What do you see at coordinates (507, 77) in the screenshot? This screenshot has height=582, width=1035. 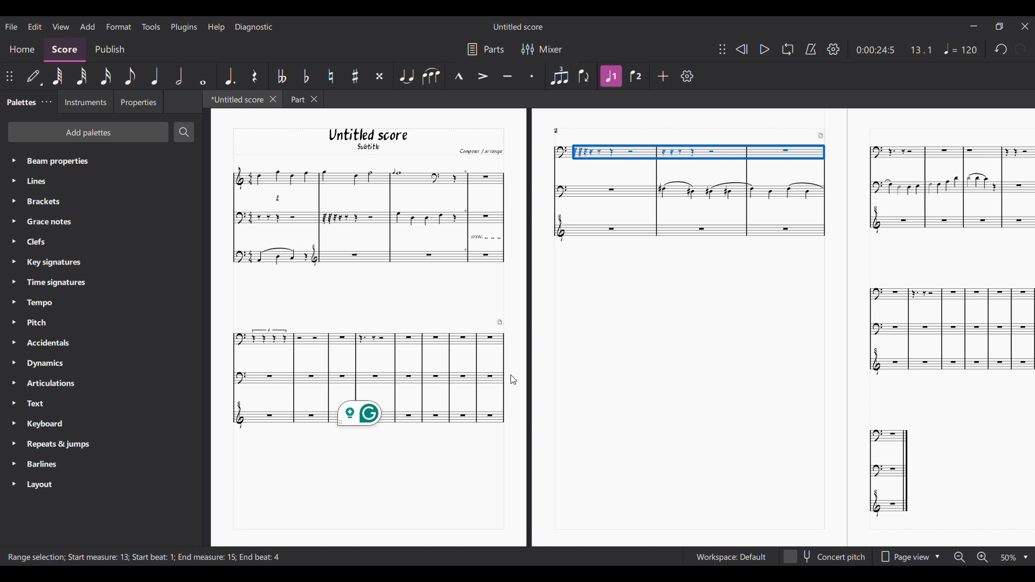 I see `Tenuto` at bounding box center [507, 77].